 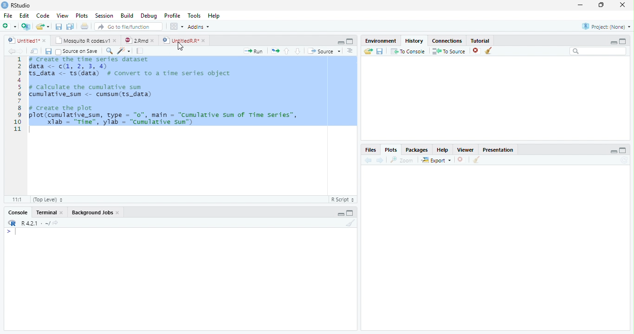 I want to click on # Create the time series dataset data <- (1, 2, 3, 4)S_data <- ts(data) # convert to a time series objectcalculate the cumulative sumumulative_sum <- cumsum(ts_data)create the plotlot (cumulative_sum, type = "0", main = "Cumulative sum of Time Series”,Xlab = "Time", ylab = "cumulative sun"), so click(x=168, y=95).